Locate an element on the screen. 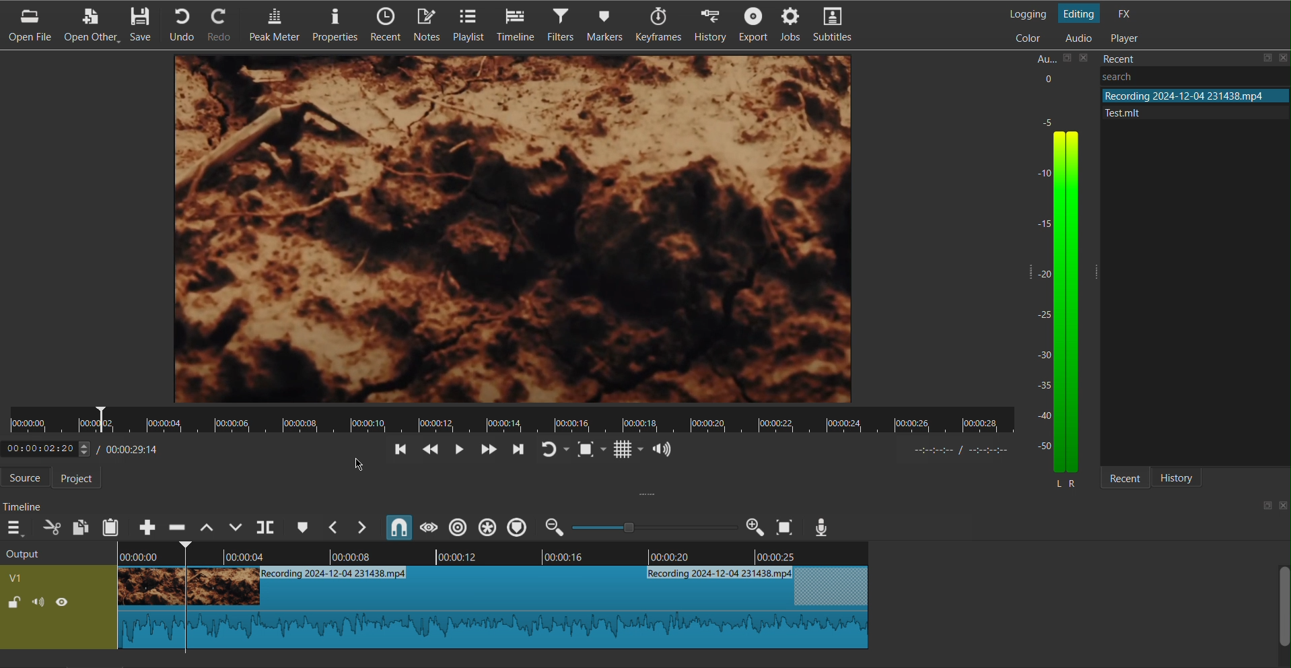 This screenshot has height=668, width=1291. Mic is located at coordinates (822, 527).